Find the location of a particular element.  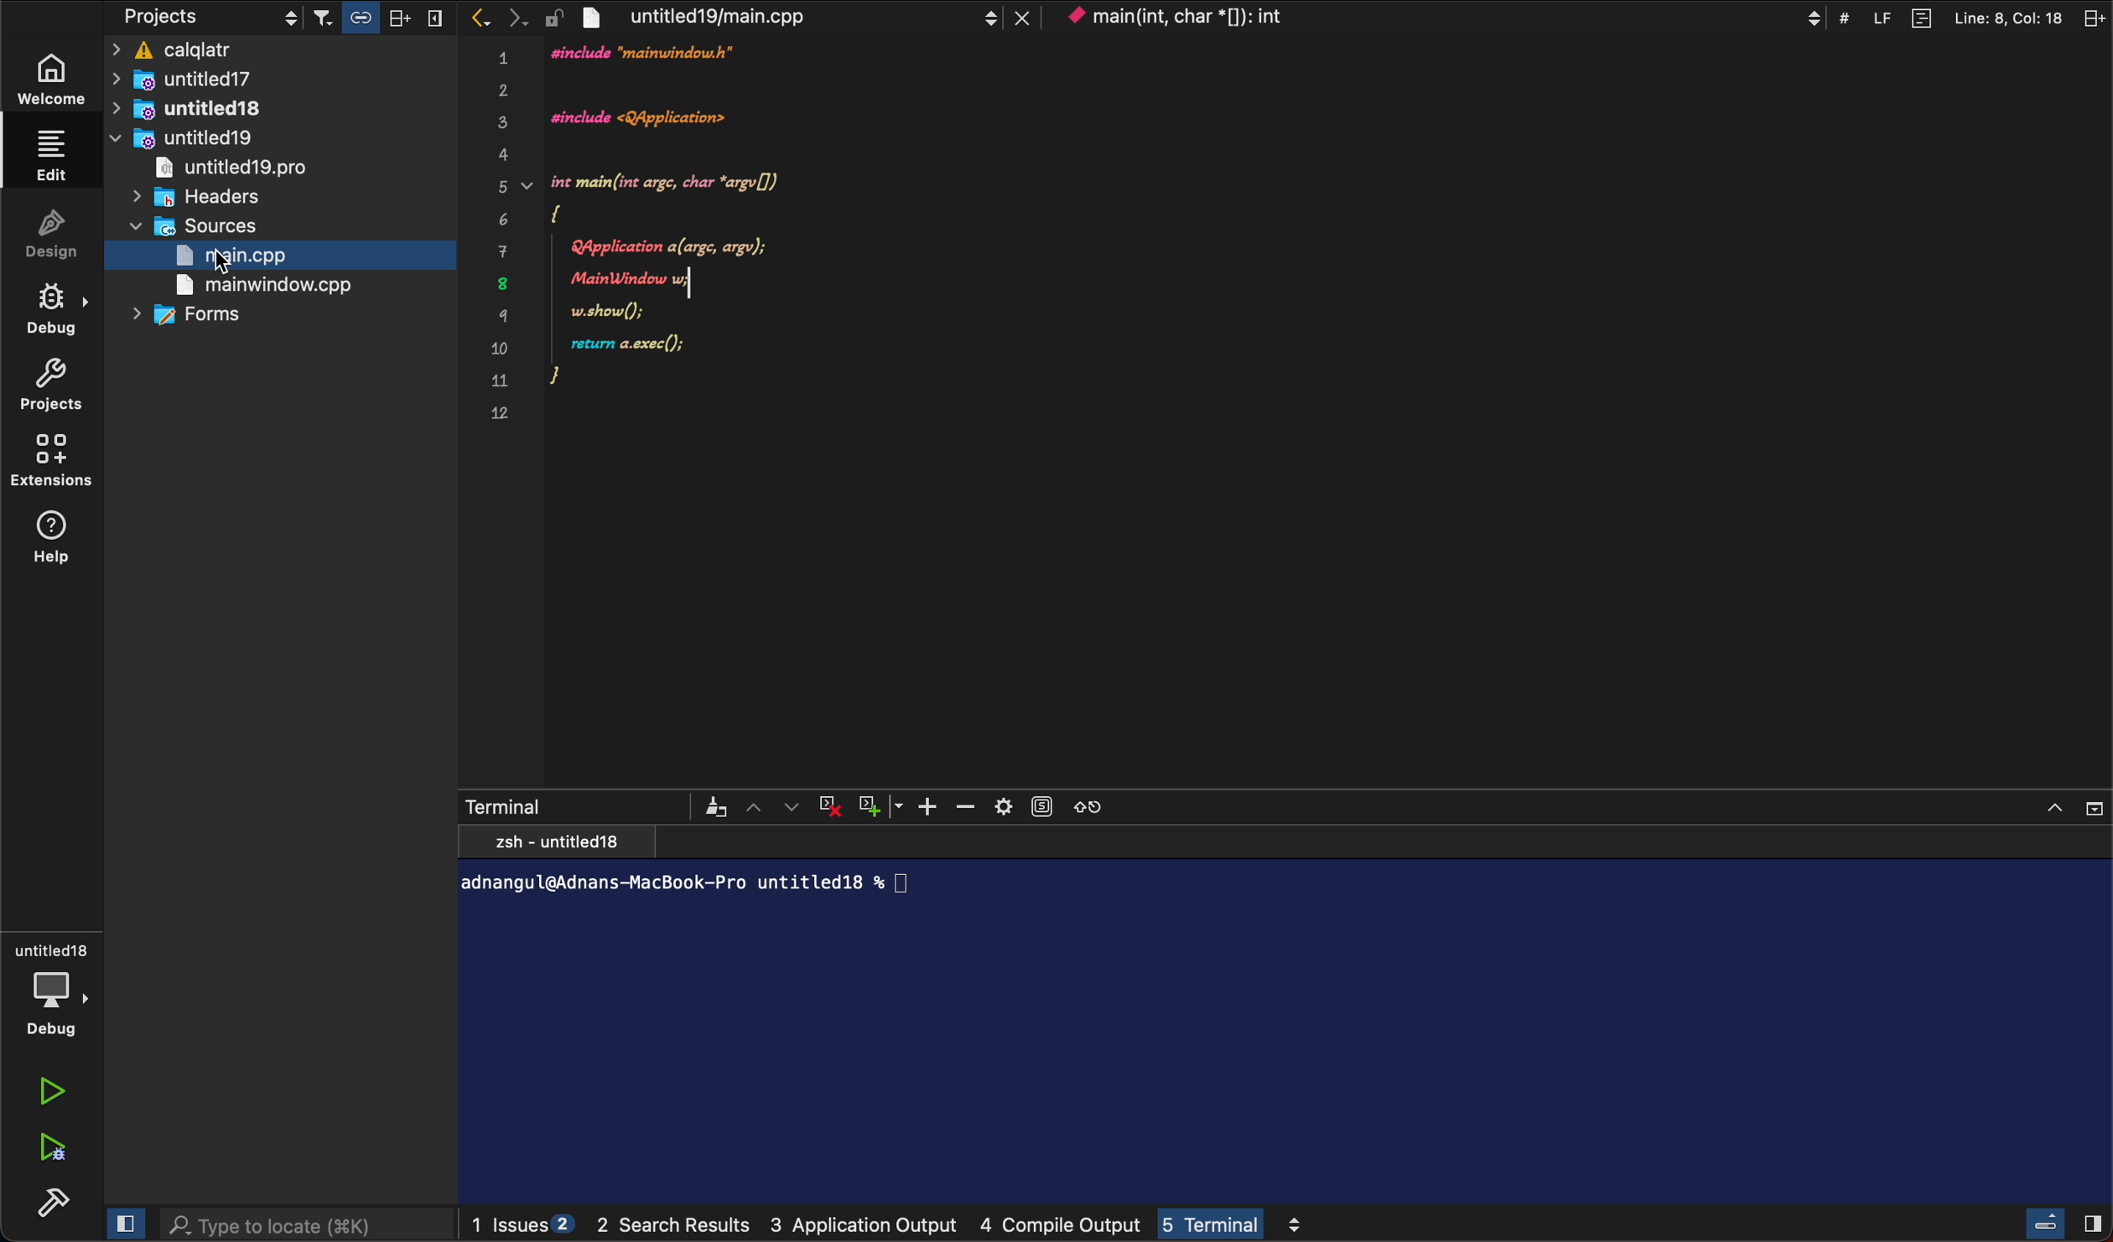

help is located at coordinates (61, 541).